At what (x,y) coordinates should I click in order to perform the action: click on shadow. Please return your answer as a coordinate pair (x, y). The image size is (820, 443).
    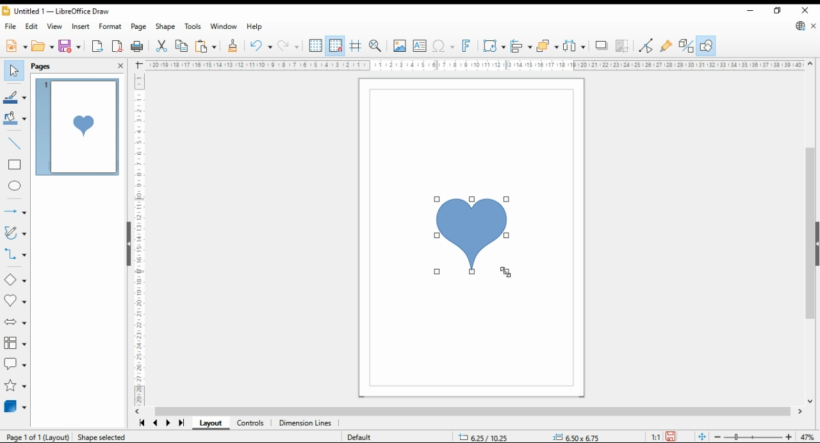
    Looking at the image, I should click on (601, 45).